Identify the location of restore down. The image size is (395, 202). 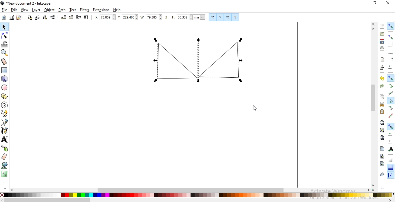
(374, 3).